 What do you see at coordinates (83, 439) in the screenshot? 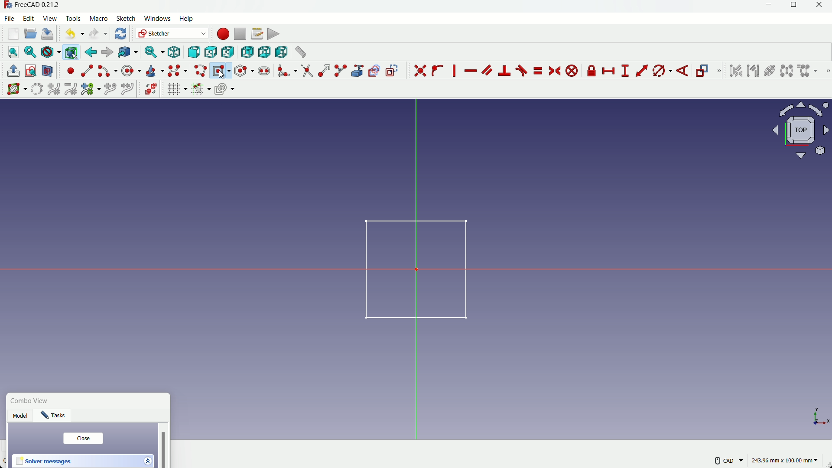
I see `close` at bounding box center [83, 439].